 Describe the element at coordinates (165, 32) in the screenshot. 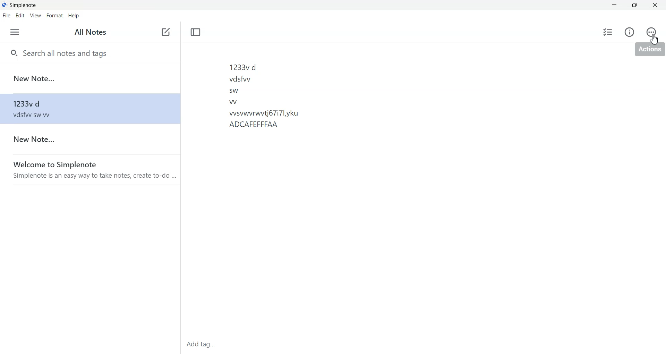

I see `Add new note` at that location.